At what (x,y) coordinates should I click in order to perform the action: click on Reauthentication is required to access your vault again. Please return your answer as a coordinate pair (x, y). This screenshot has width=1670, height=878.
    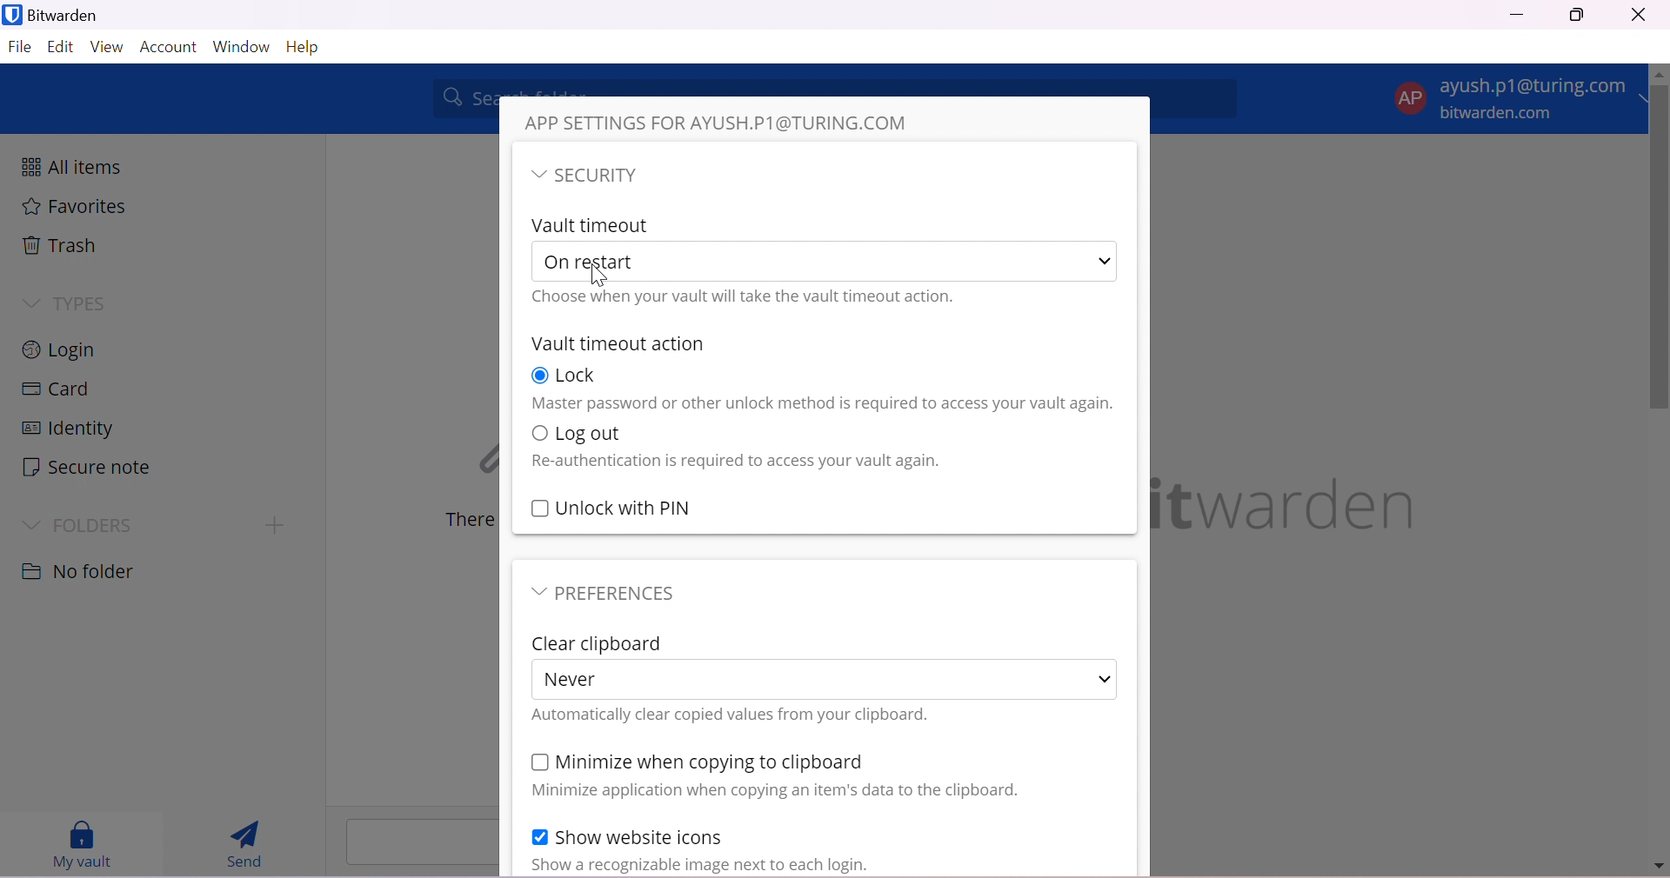
    Looking at the image, I should click on (735, 462).